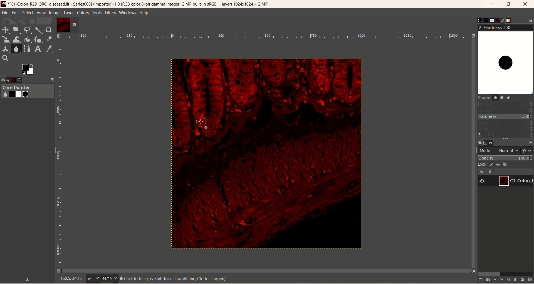 The height and width of the screenshot is (284, 534). What do you see at coordinates (144, 13) in the screenshot?
I see `help` at bounding box center [144, 13].